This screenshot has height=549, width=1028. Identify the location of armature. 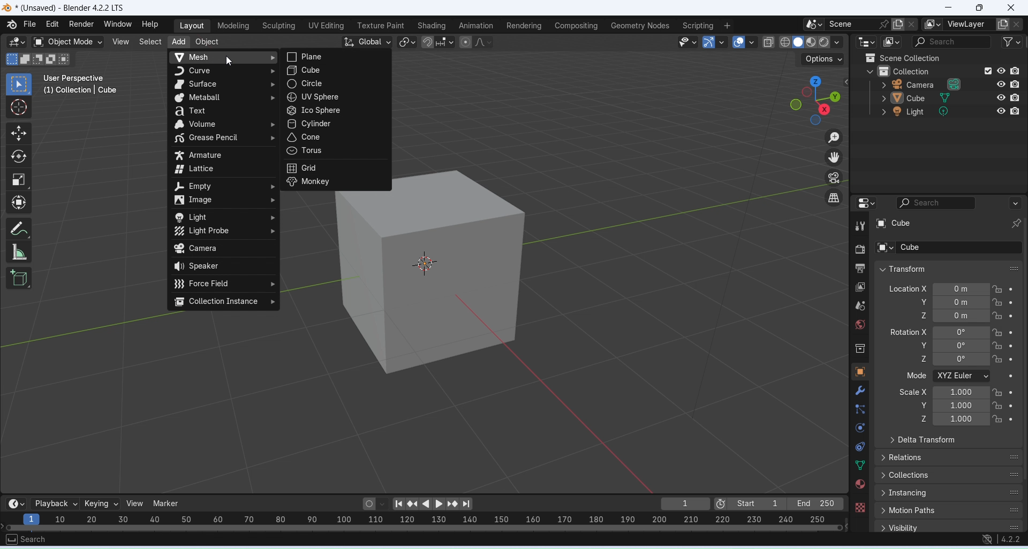
(223, 155).